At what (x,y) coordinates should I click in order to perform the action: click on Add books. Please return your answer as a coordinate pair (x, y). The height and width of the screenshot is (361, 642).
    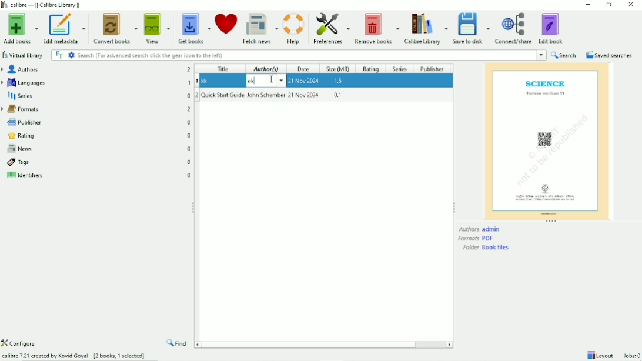
    Looking at the image, I should click on (19, 29).